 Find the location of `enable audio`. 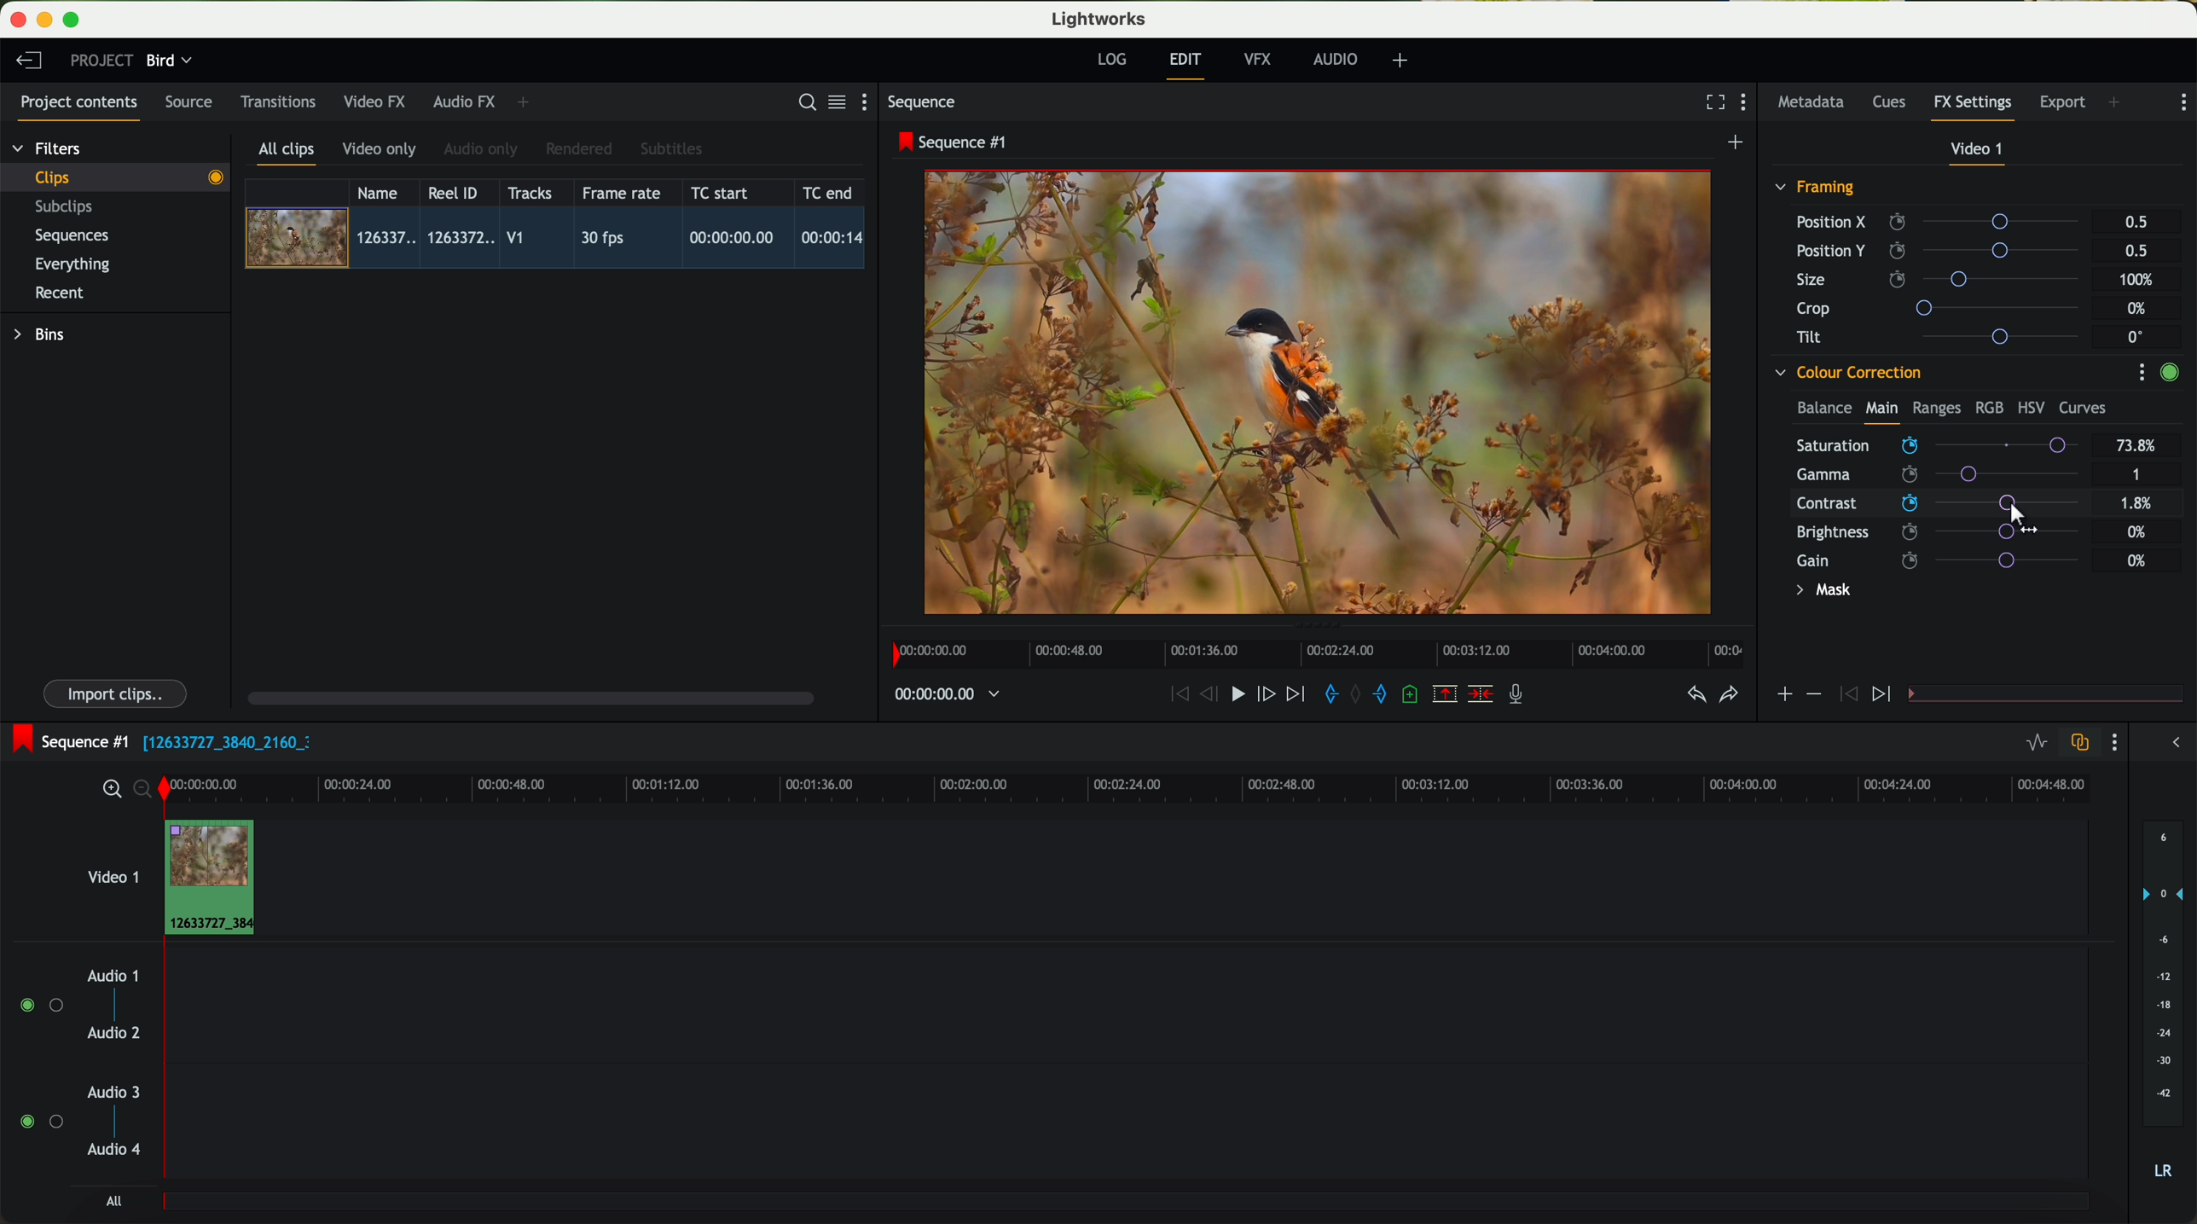

enable audio is located at coordinates (40, 1121).